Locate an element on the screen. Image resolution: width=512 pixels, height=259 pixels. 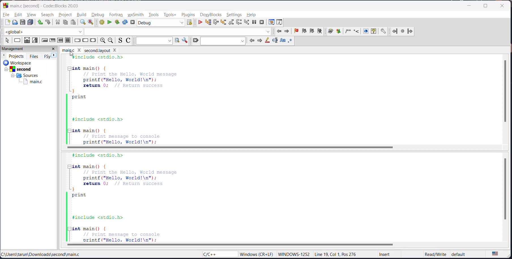
main.c is located at coordinates (31, 82).